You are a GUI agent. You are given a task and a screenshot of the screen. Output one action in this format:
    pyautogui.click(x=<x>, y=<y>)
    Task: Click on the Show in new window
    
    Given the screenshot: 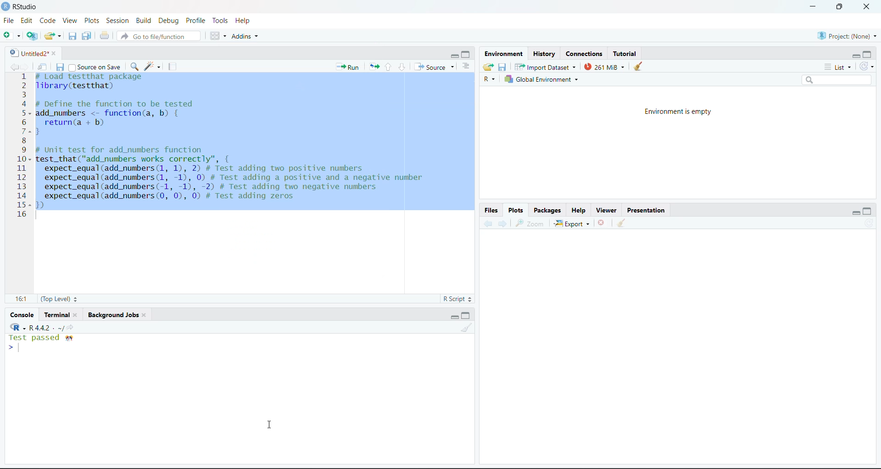 What is the action you would take?
    pyautogui.click(x=43, y=67)
    